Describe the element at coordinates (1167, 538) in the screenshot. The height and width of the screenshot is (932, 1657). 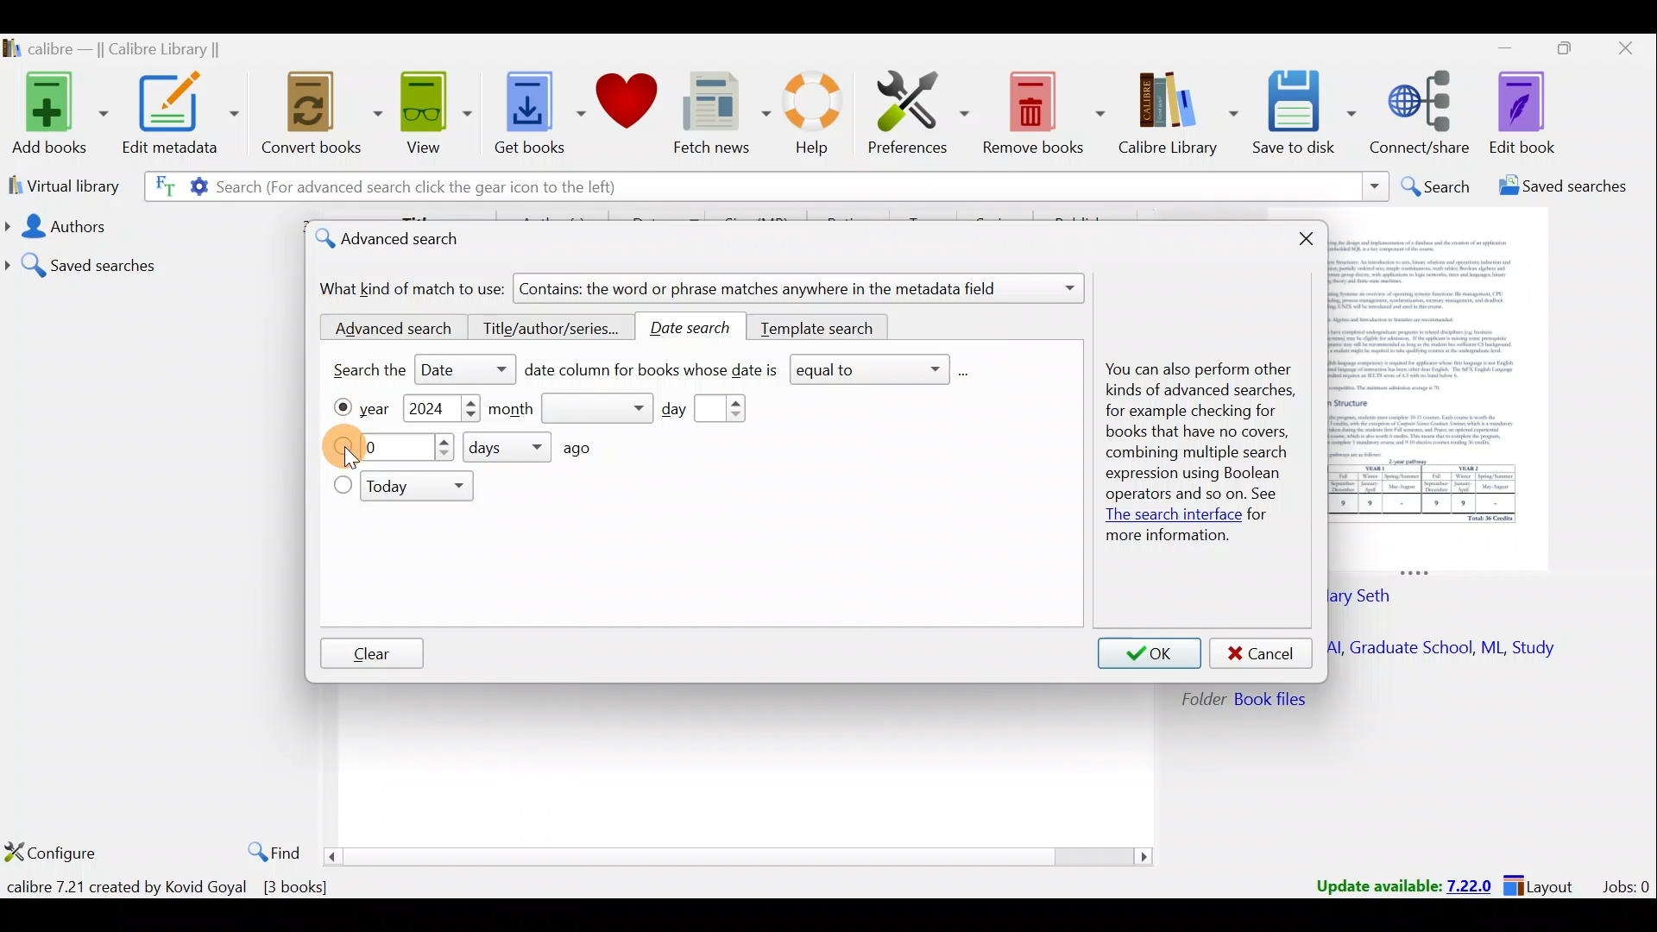
I see `more information.` at that location.